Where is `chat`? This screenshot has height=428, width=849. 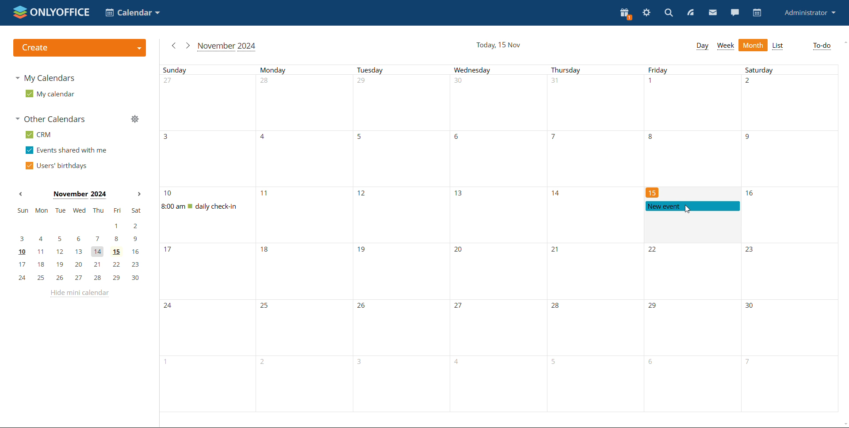 chat is located at coordinates (734, 12).